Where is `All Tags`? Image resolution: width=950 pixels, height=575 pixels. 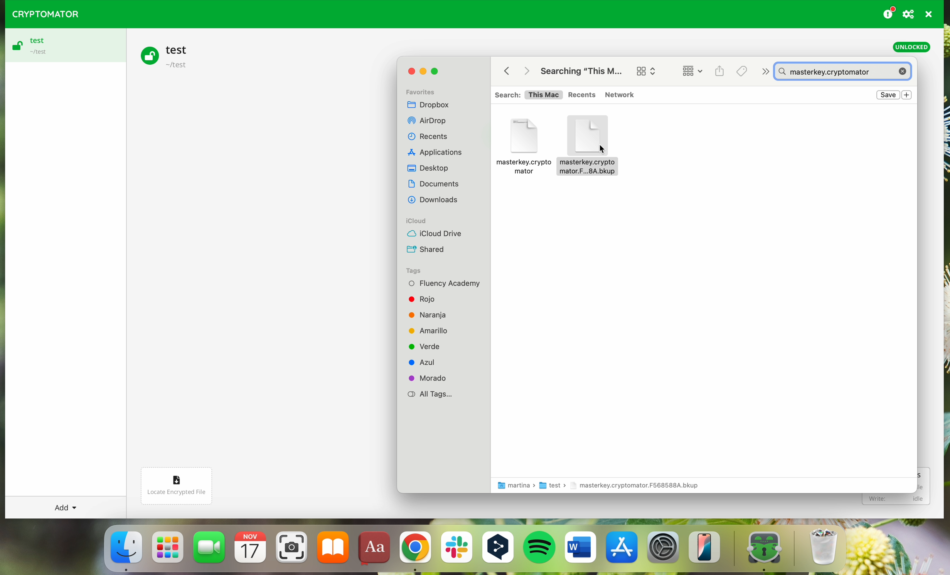 All Tags is located at coordinates (432, 395).